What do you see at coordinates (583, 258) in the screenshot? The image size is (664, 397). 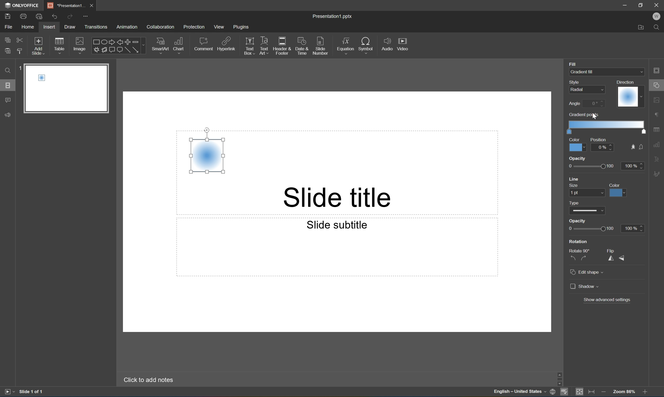 I see `Rotate 90° clockwise` at bounding box center [583, 258].